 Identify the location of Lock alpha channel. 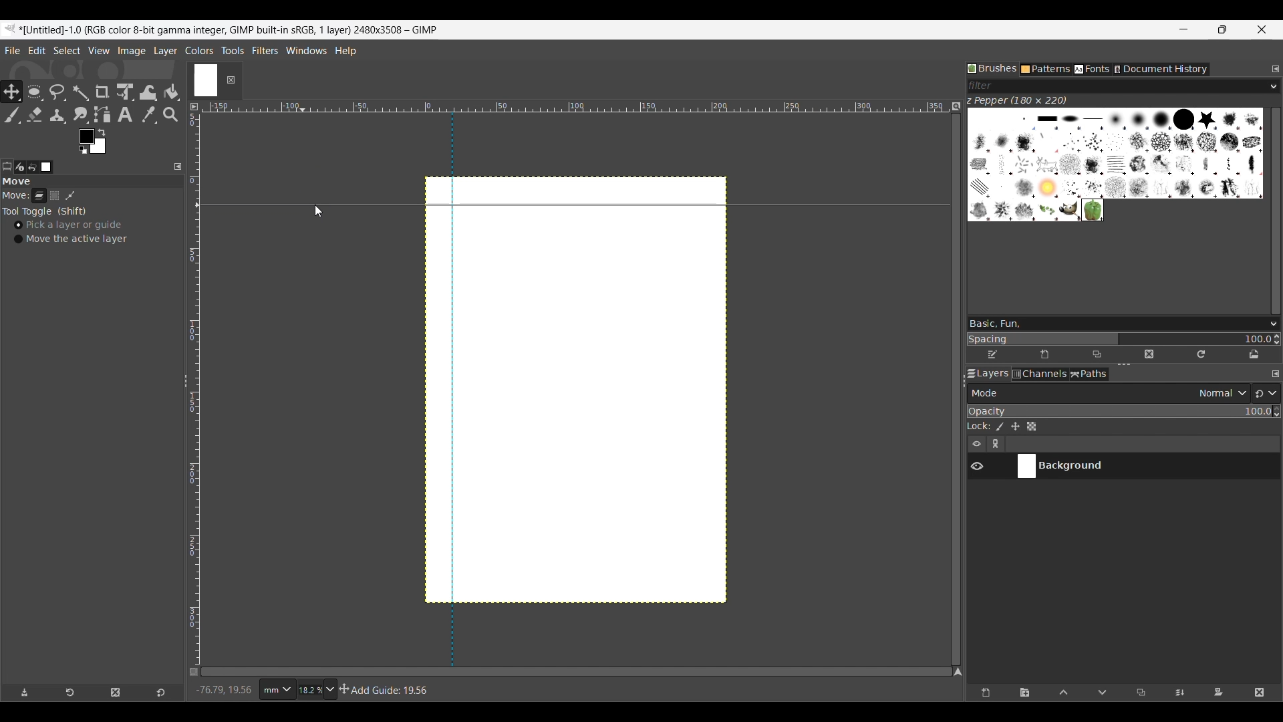
(1031, 427).